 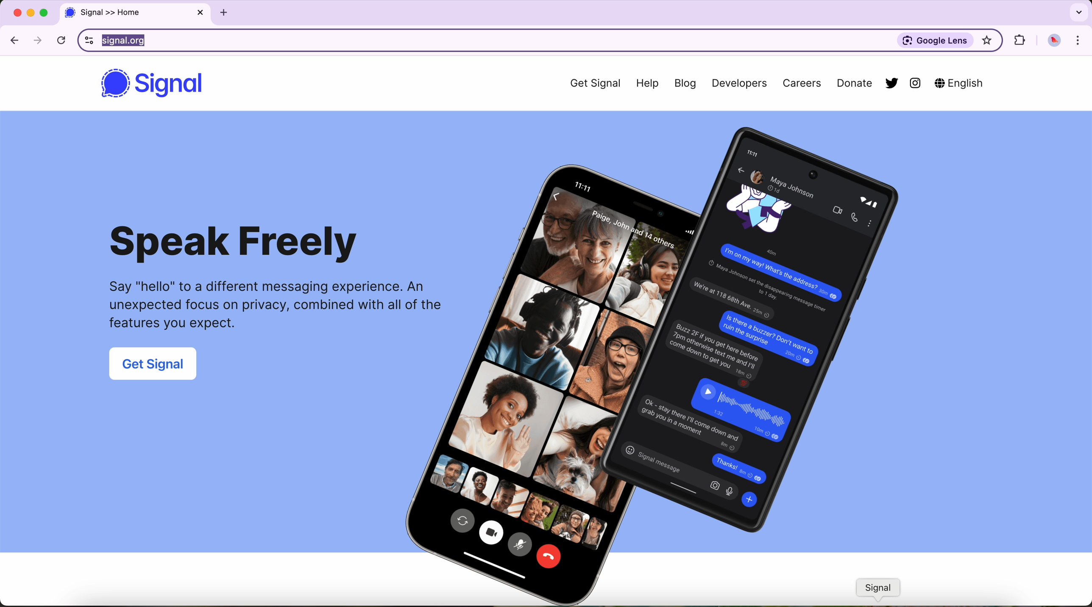 What do you see at coordinates (890, 83) in the screenshot?
I see `twitter` at bounding box center [890, 83].